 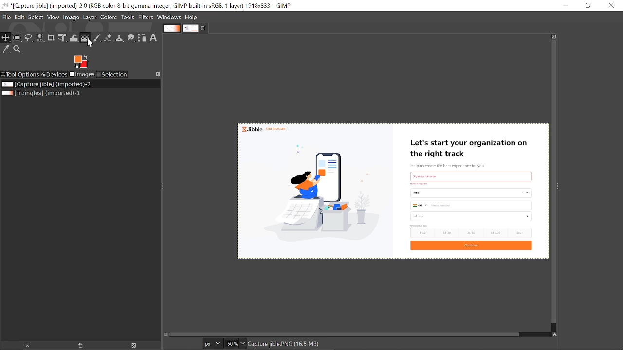 What do you see at coordinates (231, 344) in the screenshot?
I see `Current zoom` at bounding box center [231, 344].